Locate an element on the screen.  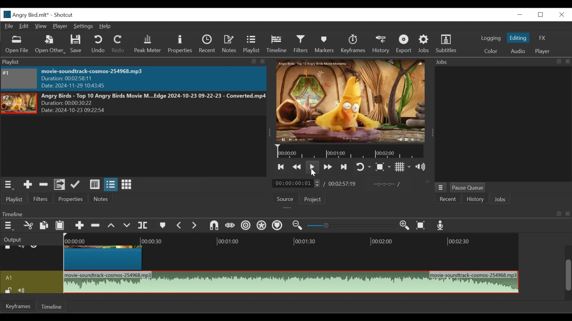
View as icons is located at coordinates (126, 185).